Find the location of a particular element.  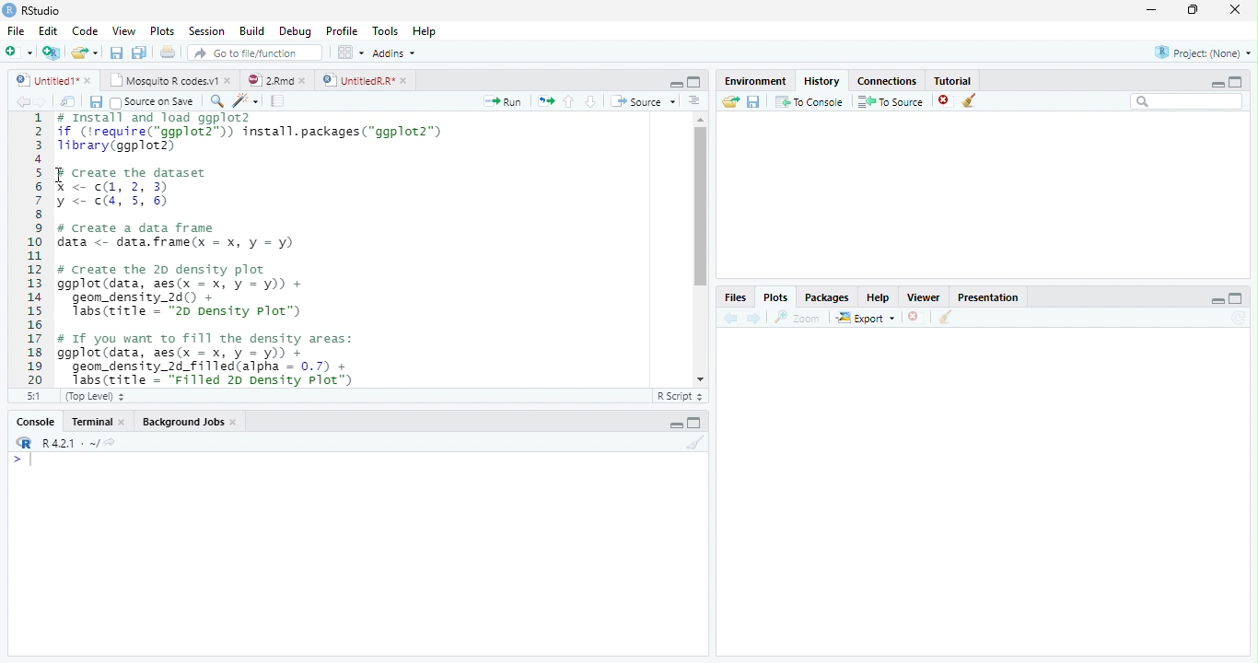

maximize is located at coordinates (696, 423).